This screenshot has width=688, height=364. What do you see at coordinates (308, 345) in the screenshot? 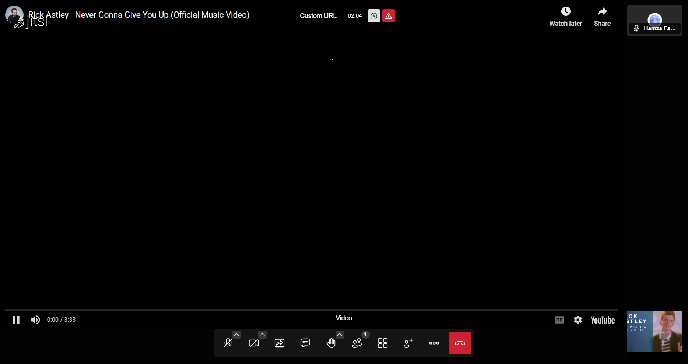
I see `Chat` at bounding box center [308, 345].